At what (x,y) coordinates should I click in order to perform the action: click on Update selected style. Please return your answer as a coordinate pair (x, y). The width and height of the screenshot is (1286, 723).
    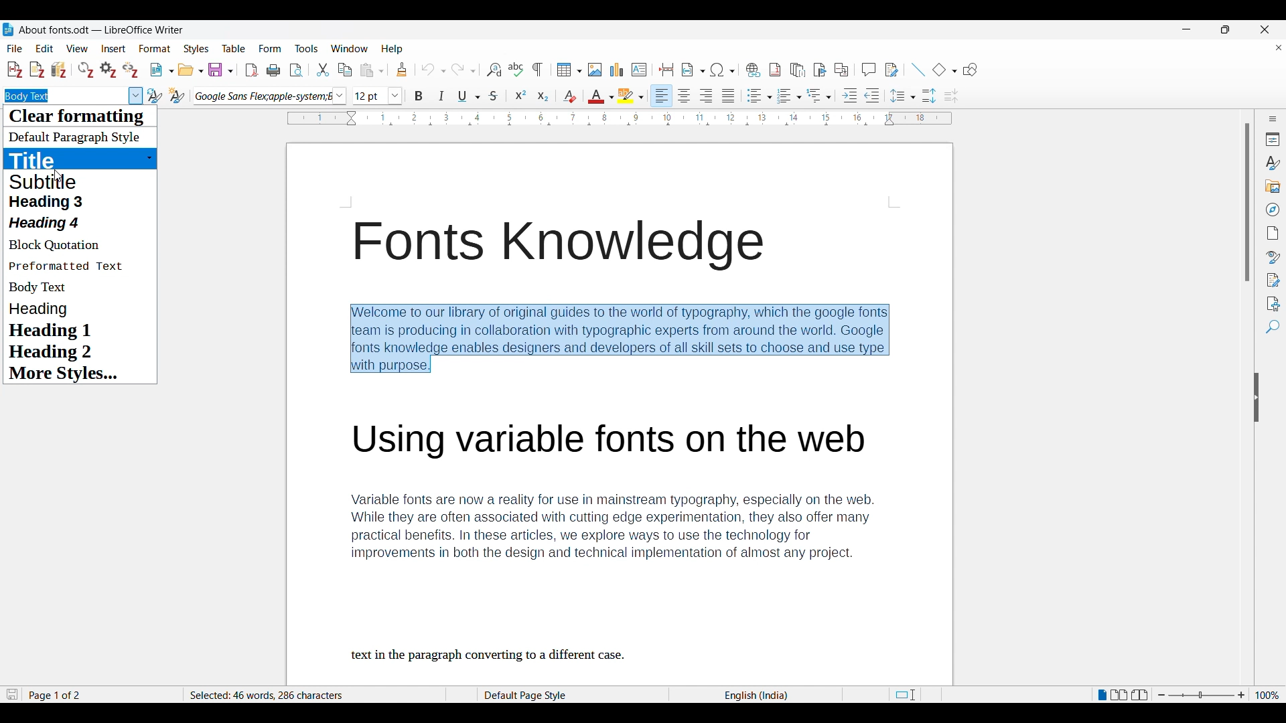
    Looking at the image, I should click on (155, 96).